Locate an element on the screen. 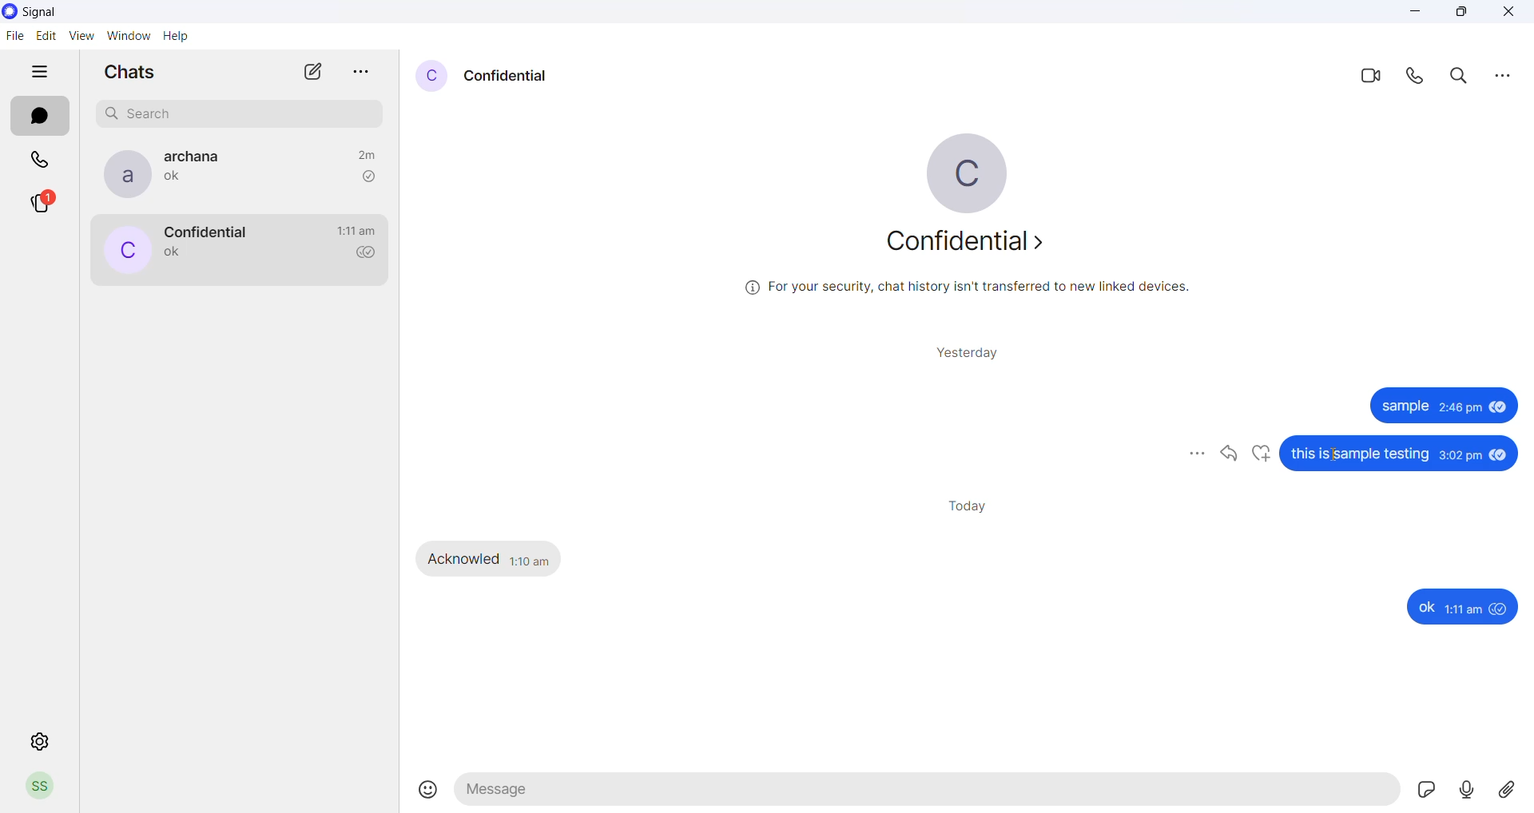  contact name is located at coordinates (507, 74).